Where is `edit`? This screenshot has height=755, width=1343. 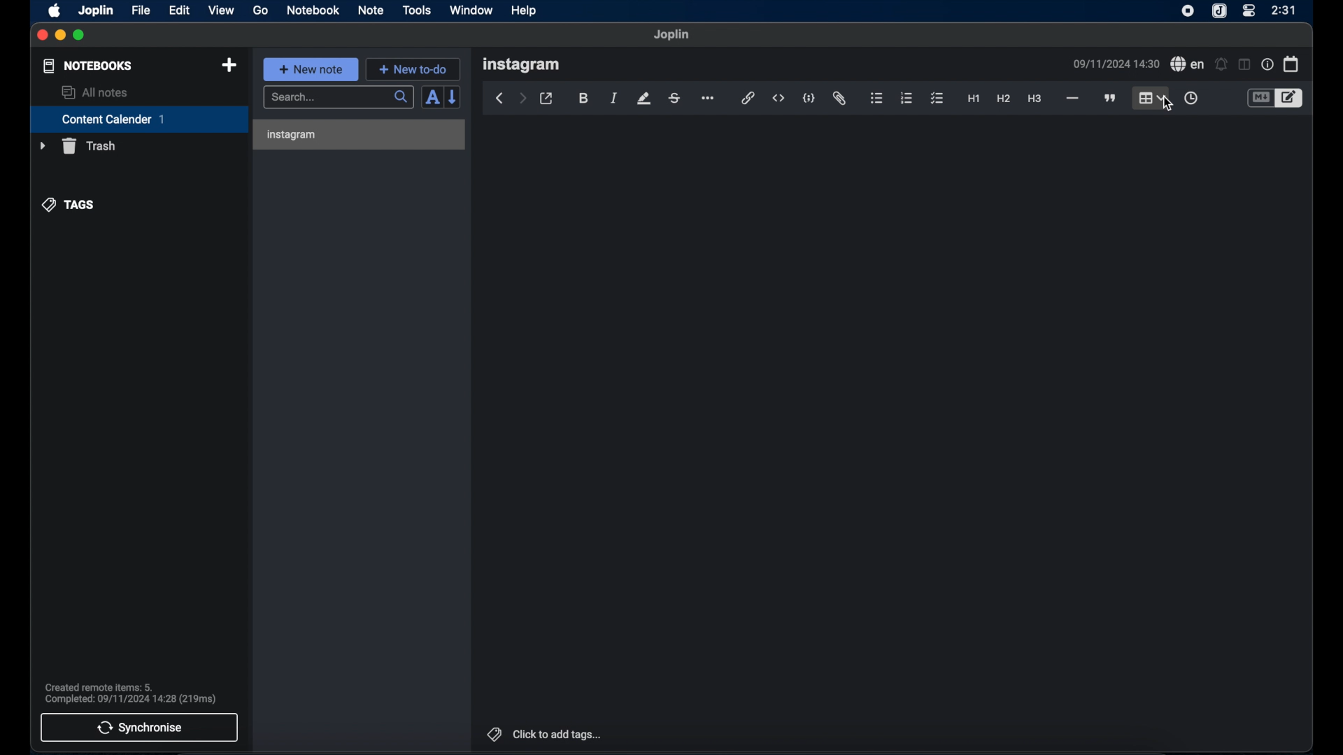 edit is located at coordinates (180, 11).